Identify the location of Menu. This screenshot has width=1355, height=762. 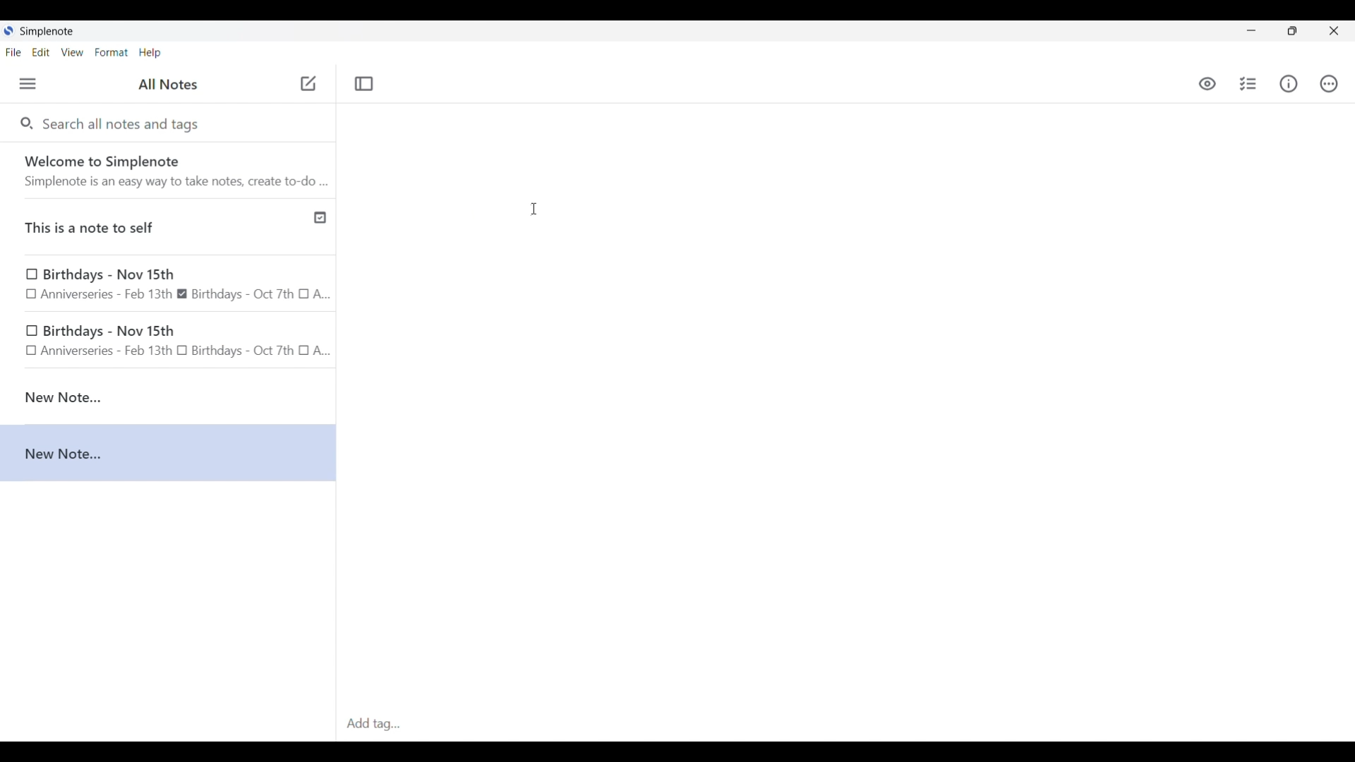
(28, 83).